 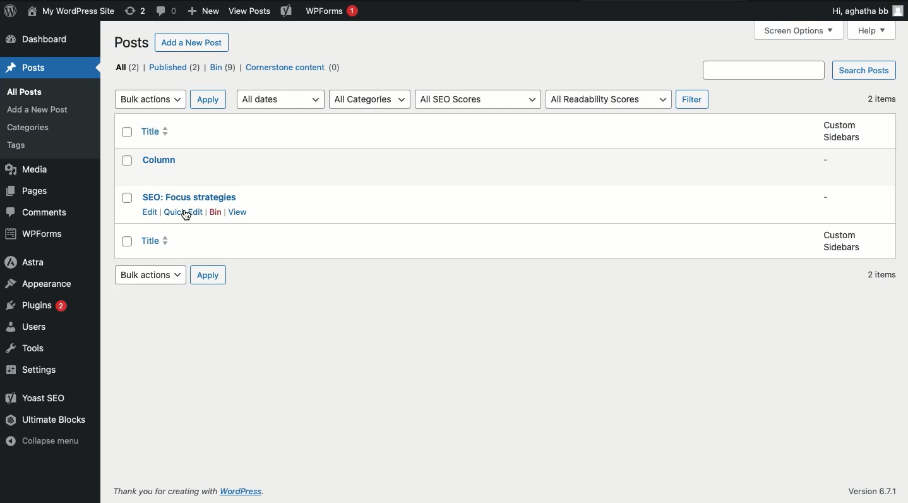 What do you see at coordinates (694, 100) in the screenshot?
I see `Filter` at bounding box center [694, 100].